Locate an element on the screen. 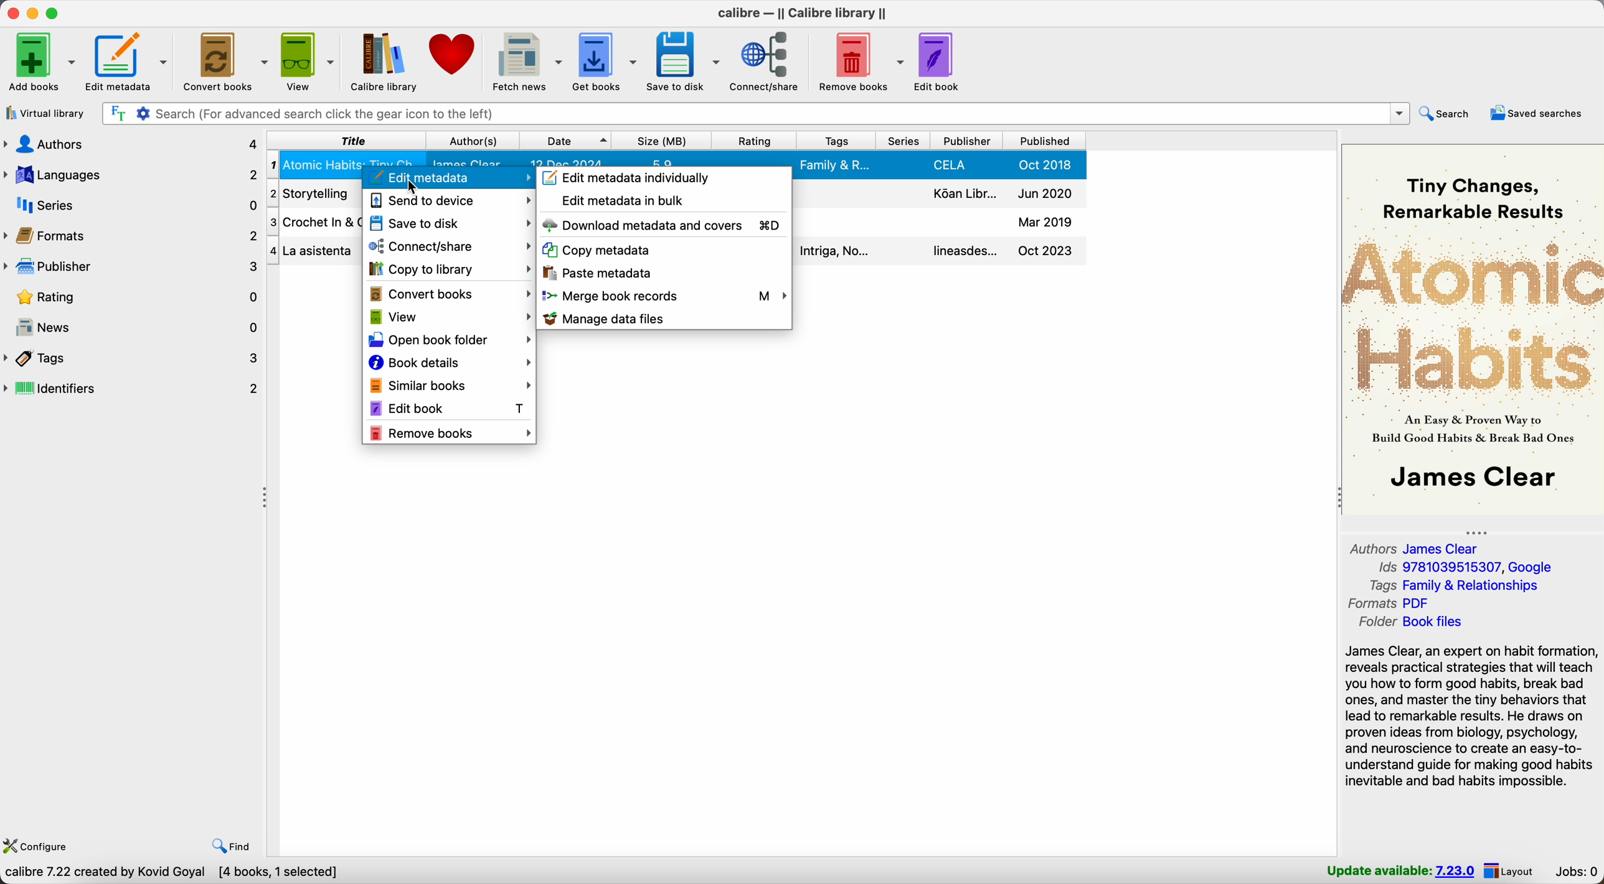 The image size is (1604, 884). cursor is located at coordinates (405, 184).